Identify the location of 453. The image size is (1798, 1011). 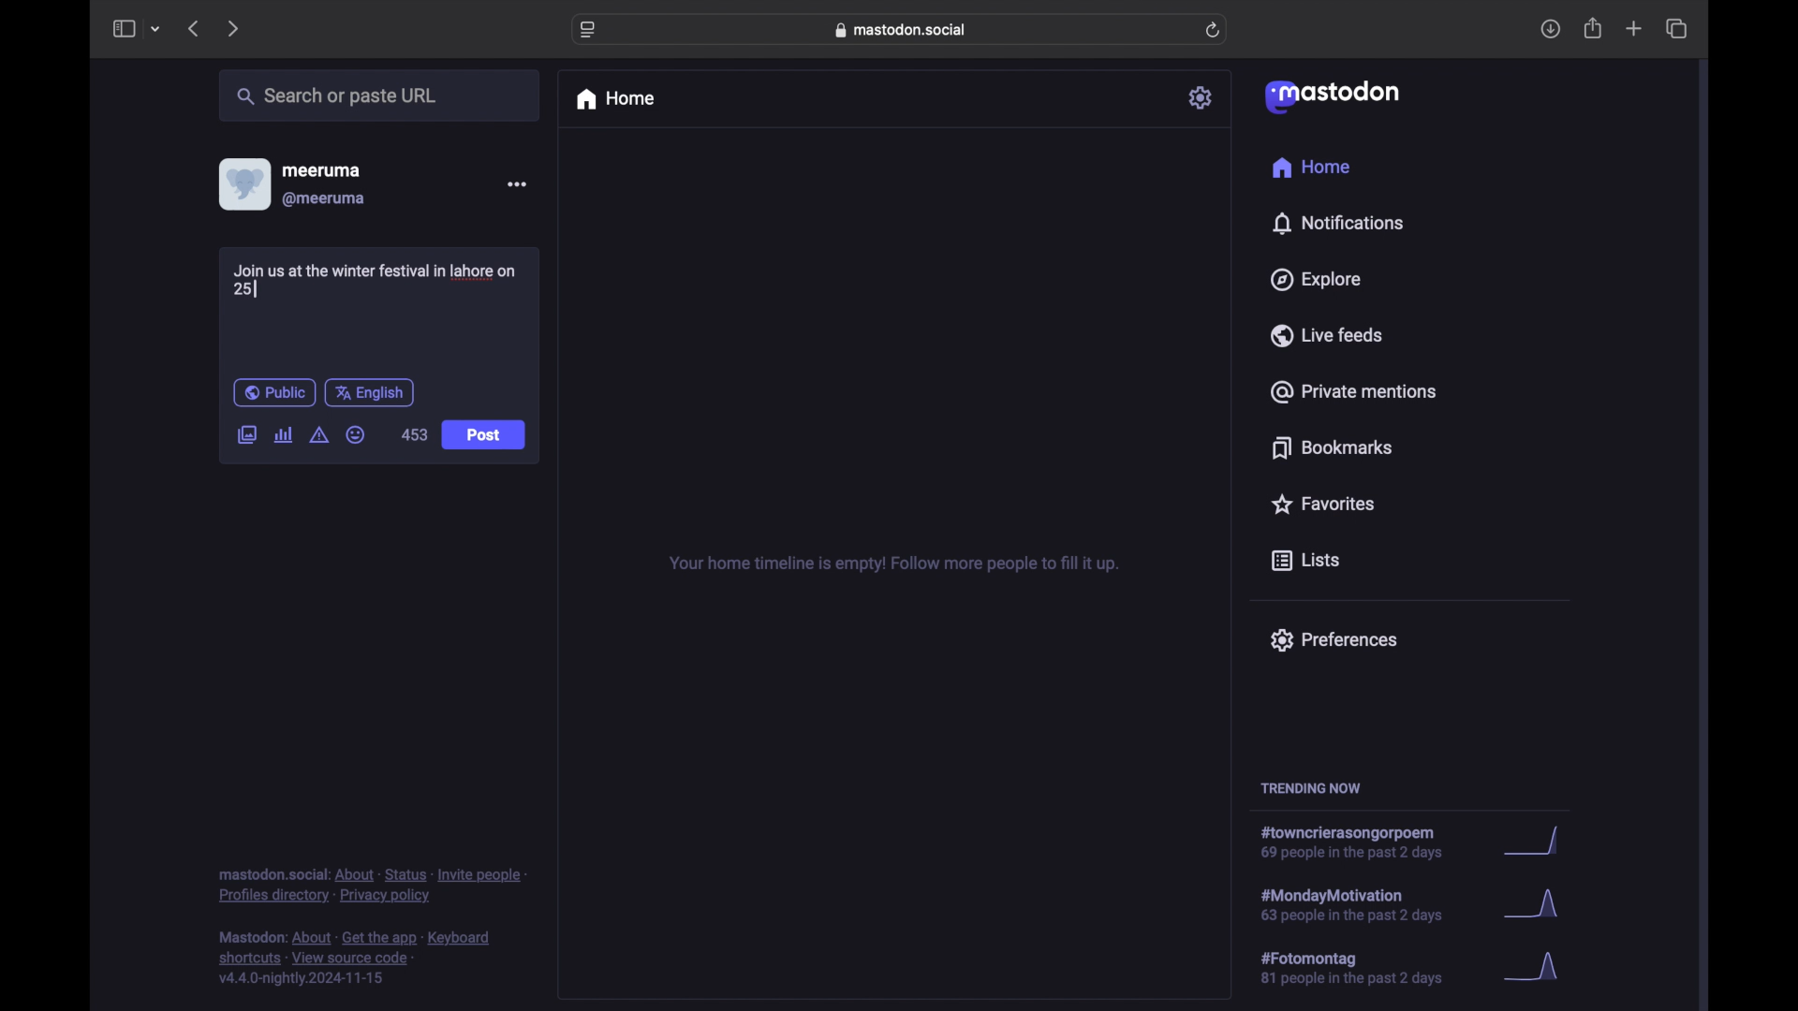
(412, 434).